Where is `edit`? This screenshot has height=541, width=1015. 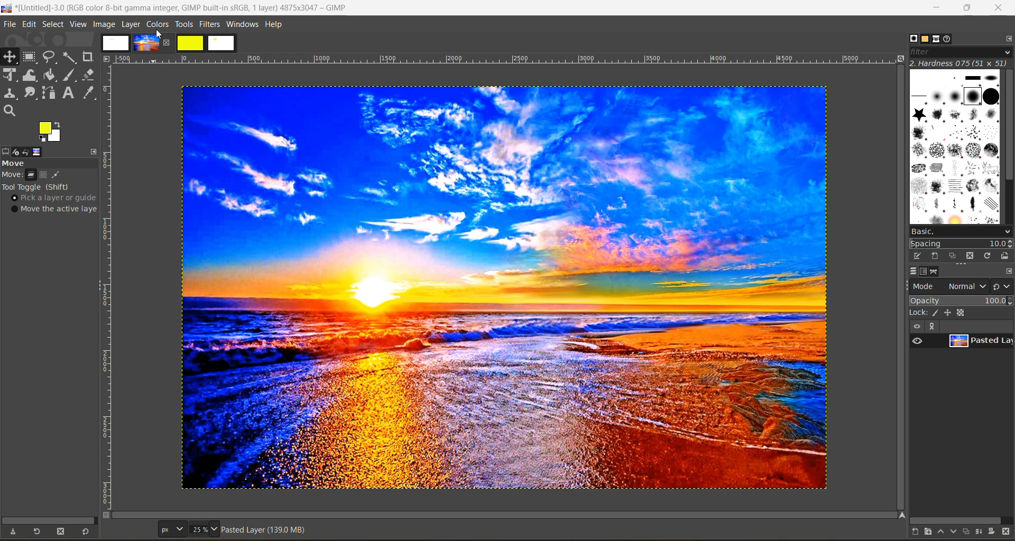 edit is located at coordinates (31, 25).